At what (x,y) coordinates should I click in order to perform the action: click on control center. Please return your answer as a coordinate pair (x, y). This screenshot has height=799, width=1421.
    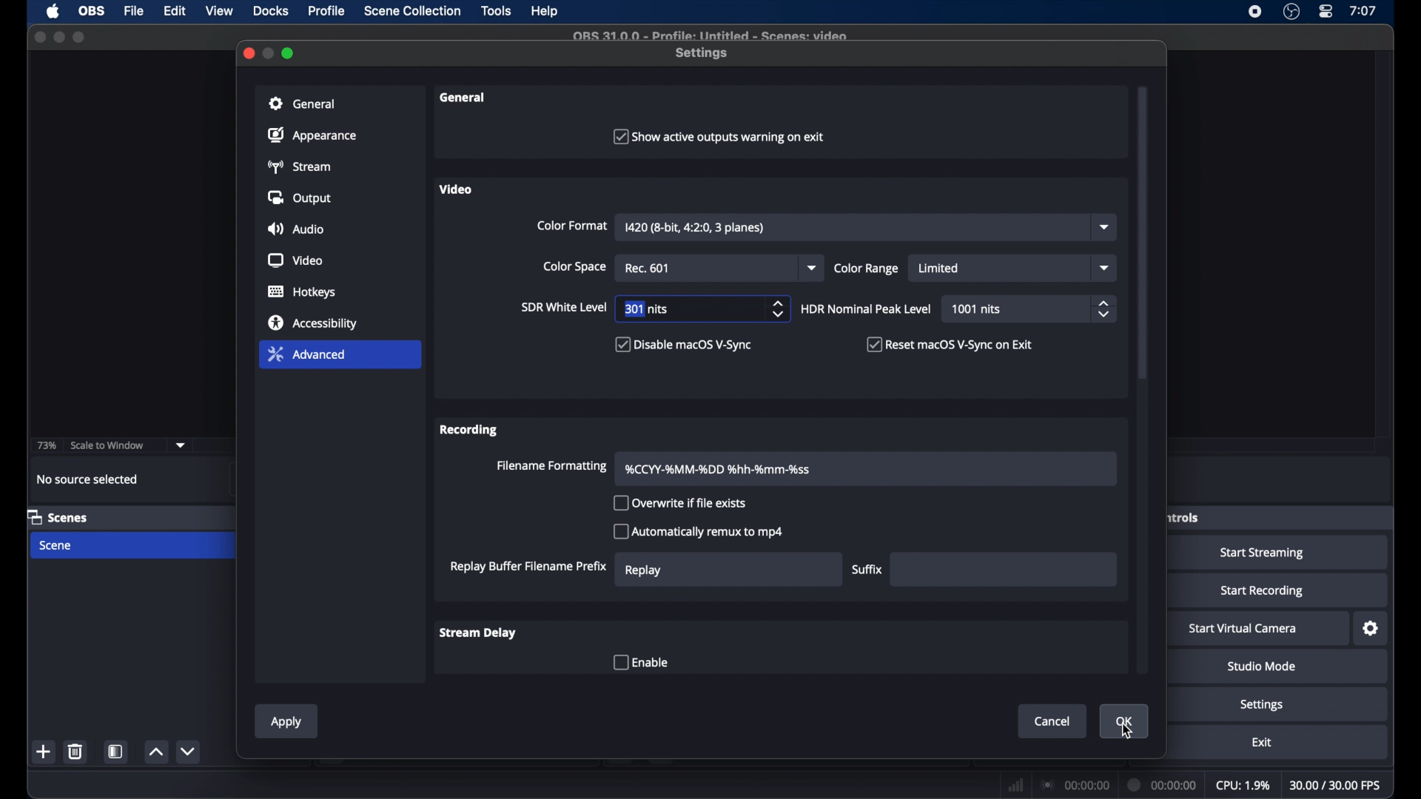
    Looking at the image, I should click on (1325, 11).